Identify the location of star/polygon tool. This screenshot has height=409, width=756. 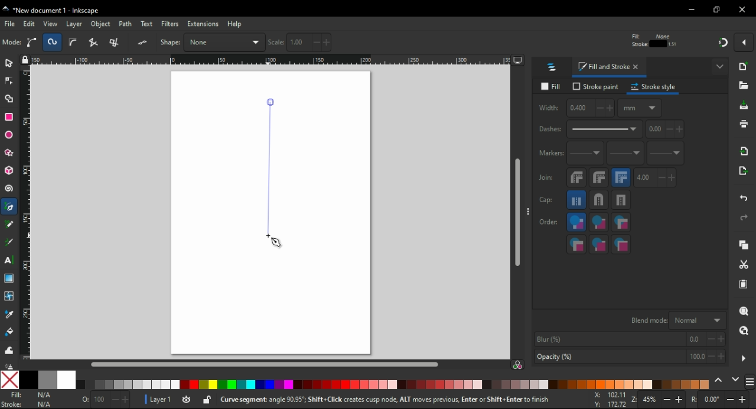
(10, 152).